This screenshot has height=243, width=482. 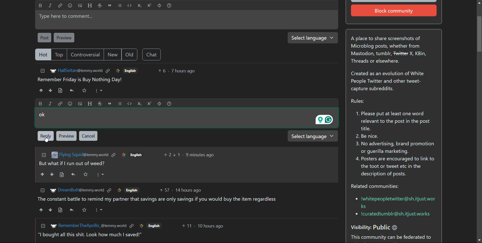 I want to click on 2. Be nice., so click(x=370, y=137).